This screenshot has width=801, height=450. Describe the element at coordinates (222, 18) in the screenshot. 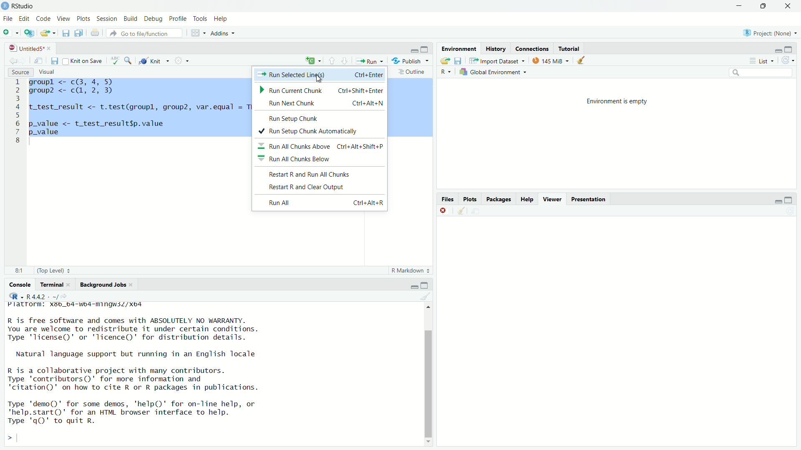

I see `Help` at that location.